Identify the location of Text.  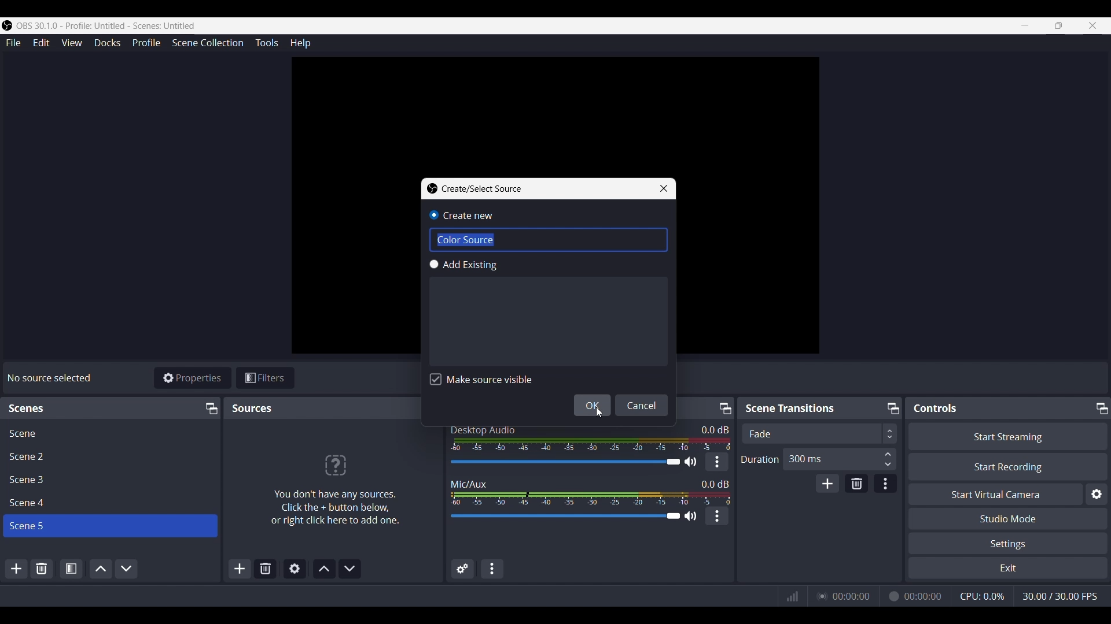
(51, 378).